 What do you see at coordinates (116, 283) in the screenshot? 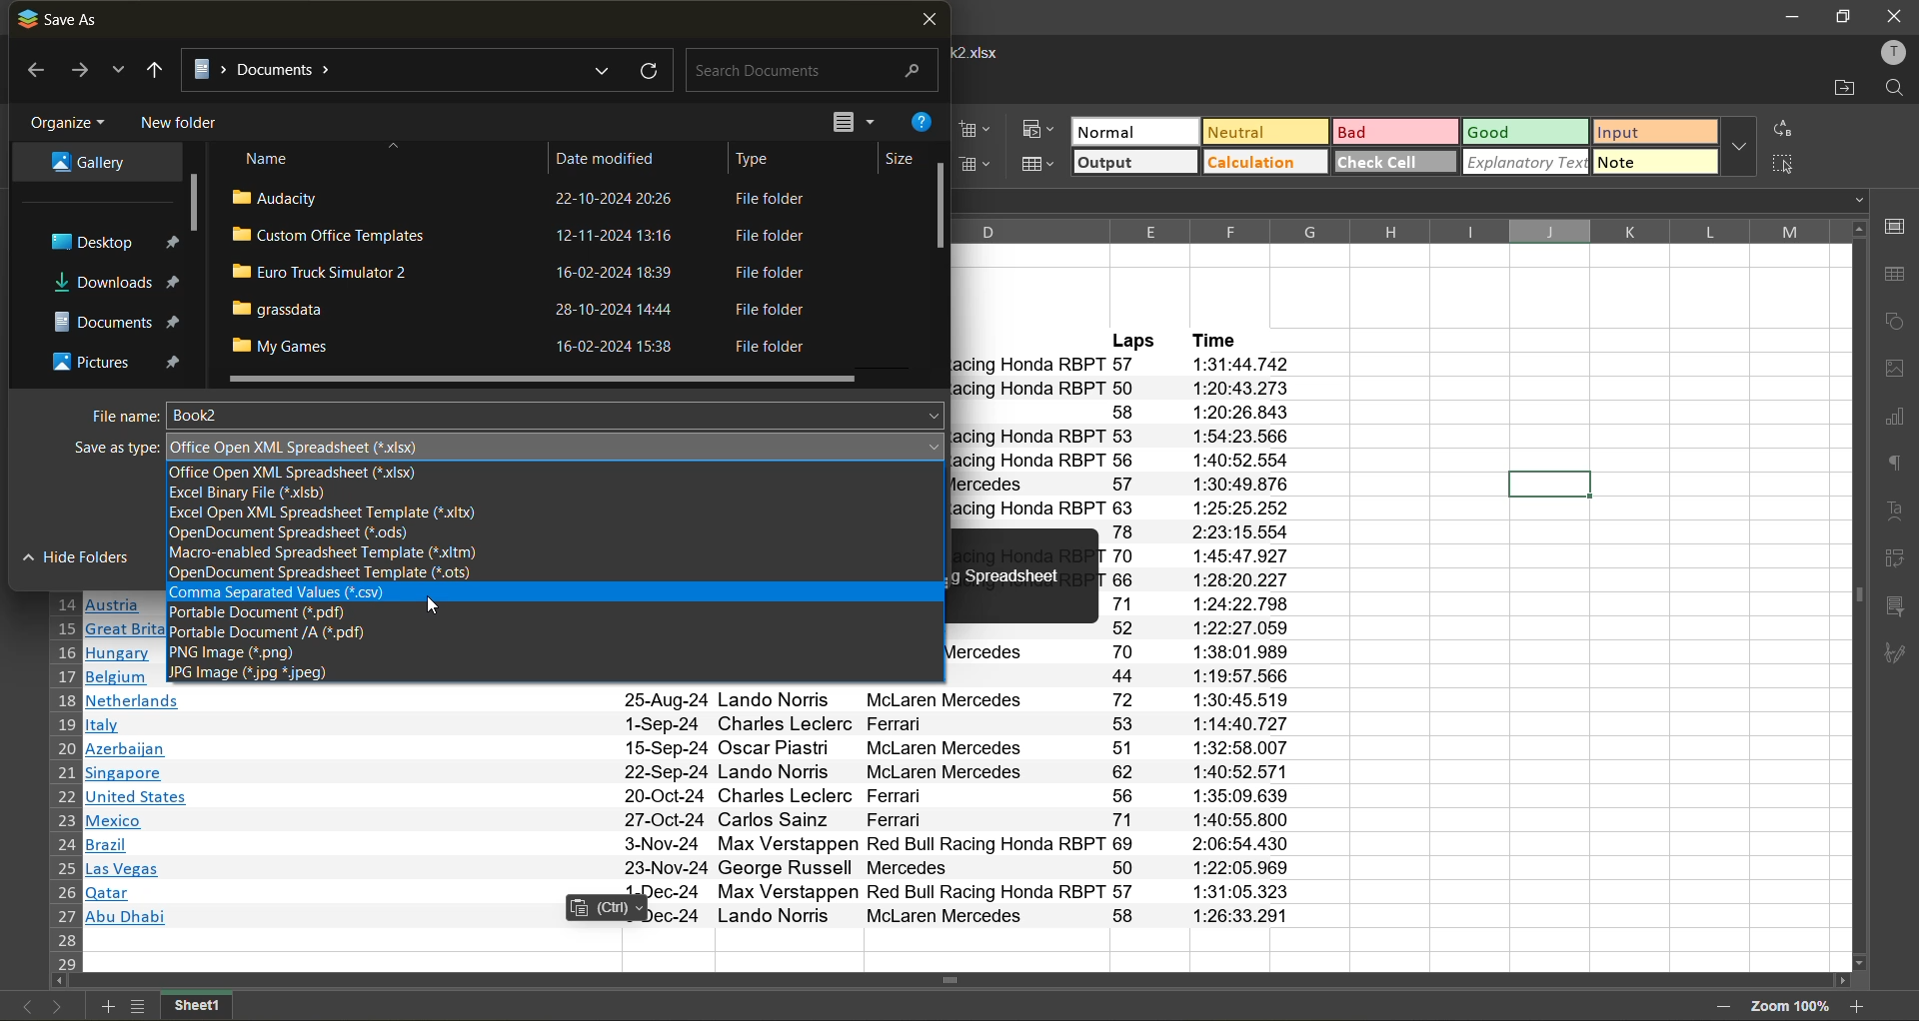
I see `folder` at bounding box center [116, 283].